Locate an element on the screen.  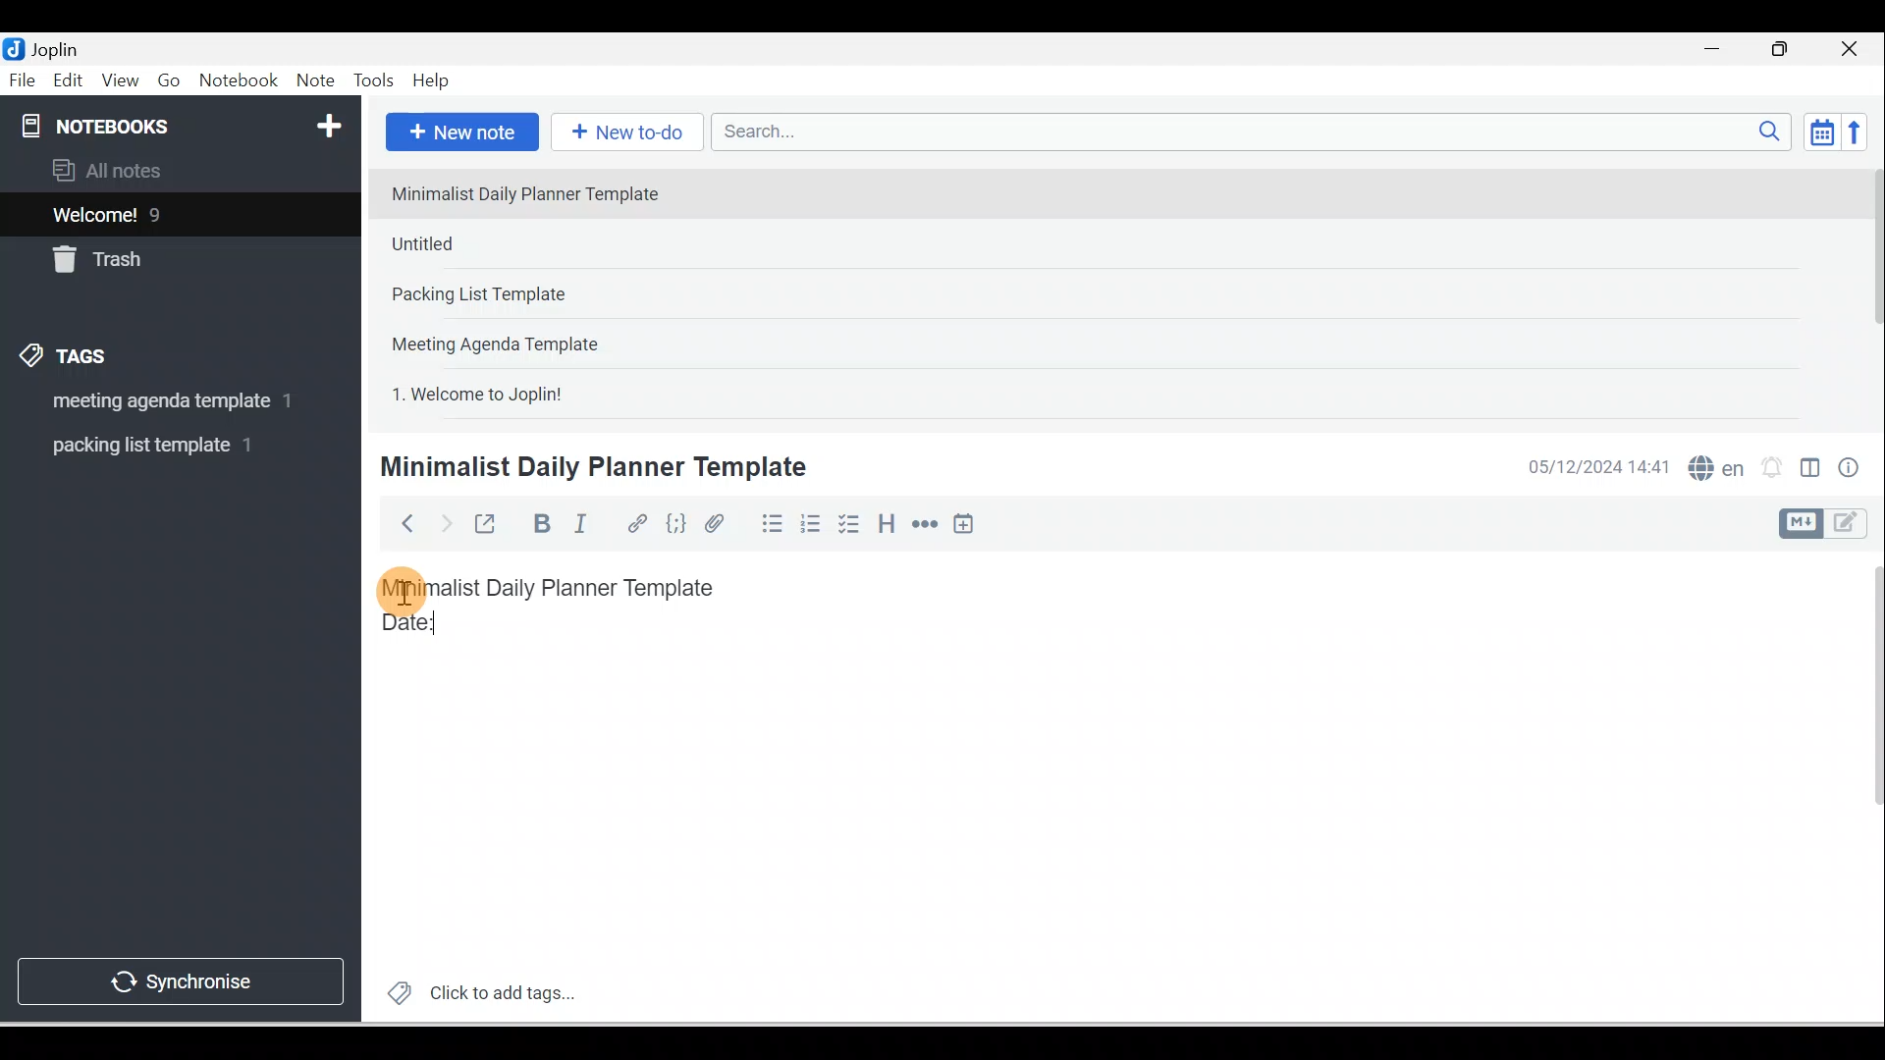
Reverse sort is located at coordinates (1860, 132).